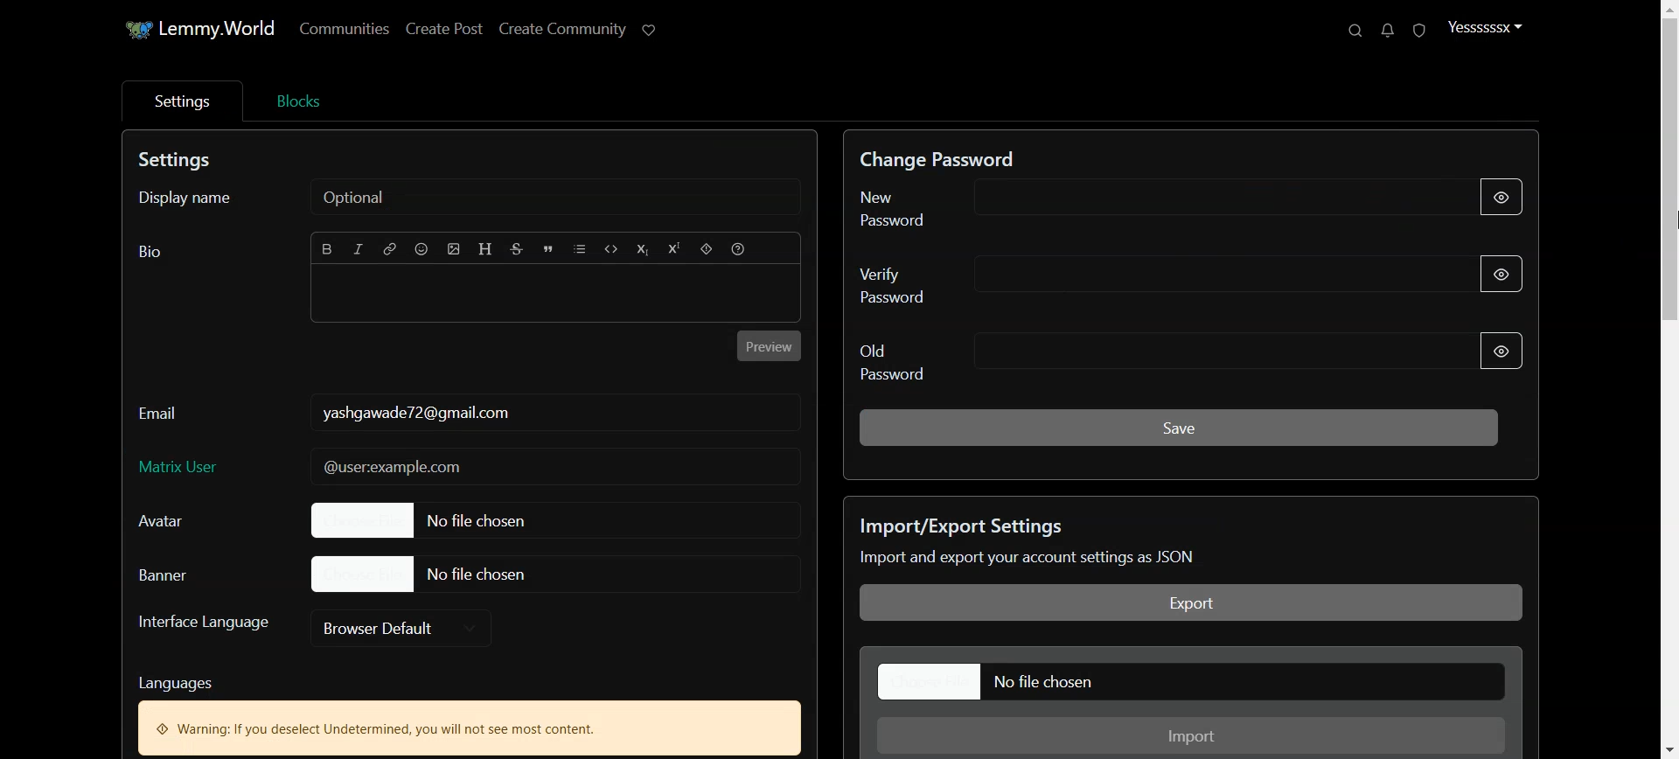 The image size is (1679, 759). I want to click on Header, so click(484, 248).